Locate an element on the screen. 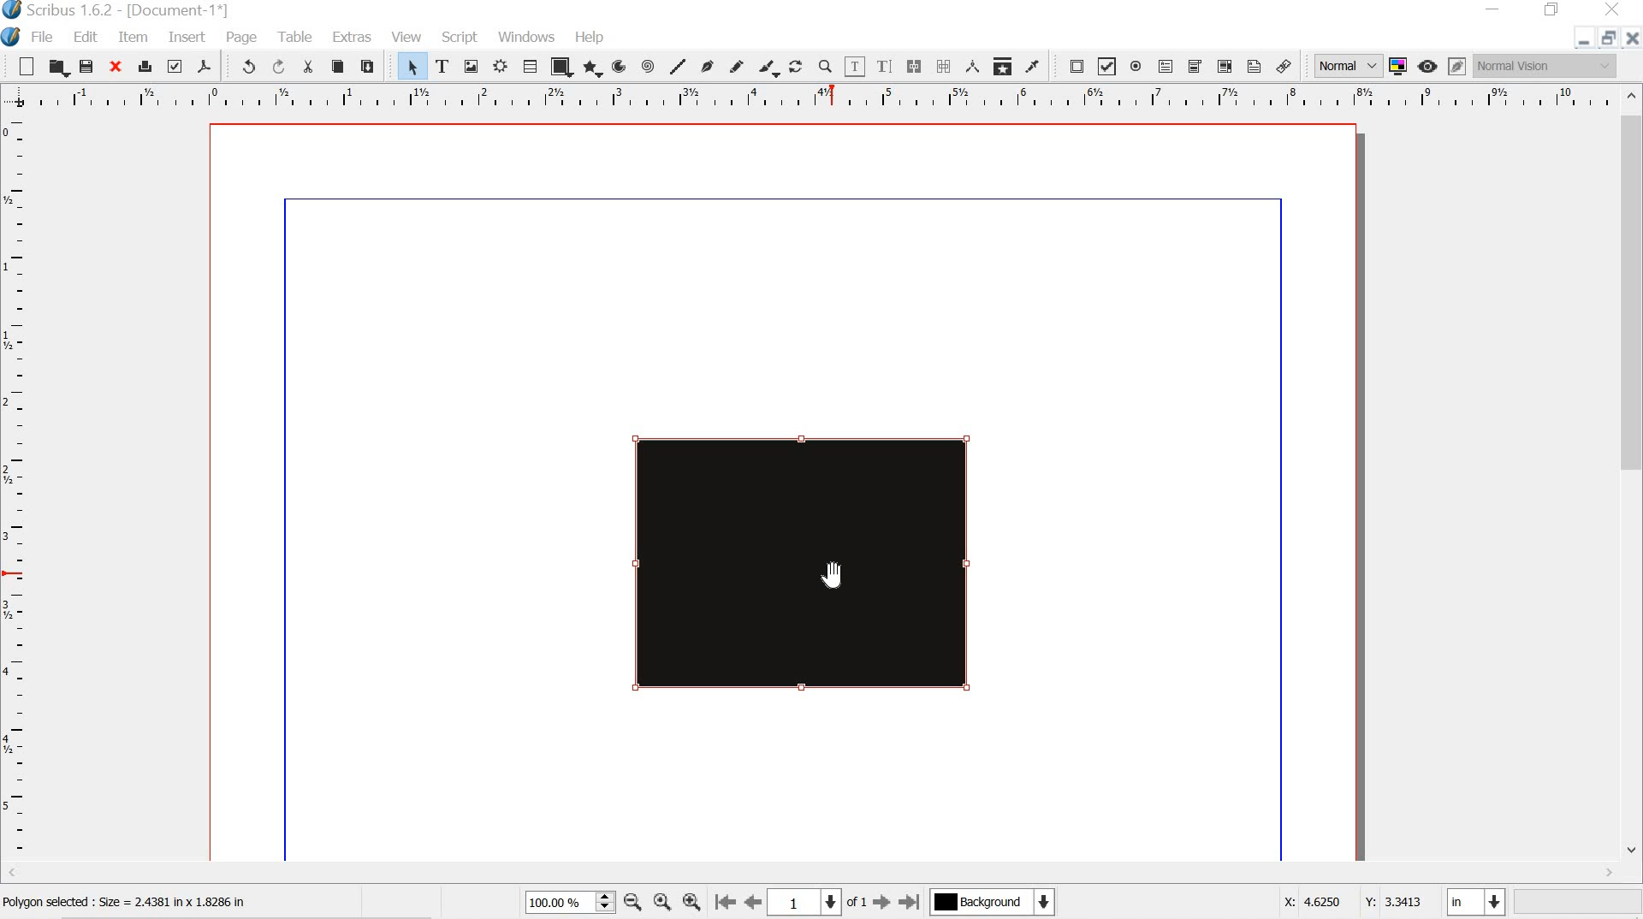  spiral is located at coordinates (647, 66).